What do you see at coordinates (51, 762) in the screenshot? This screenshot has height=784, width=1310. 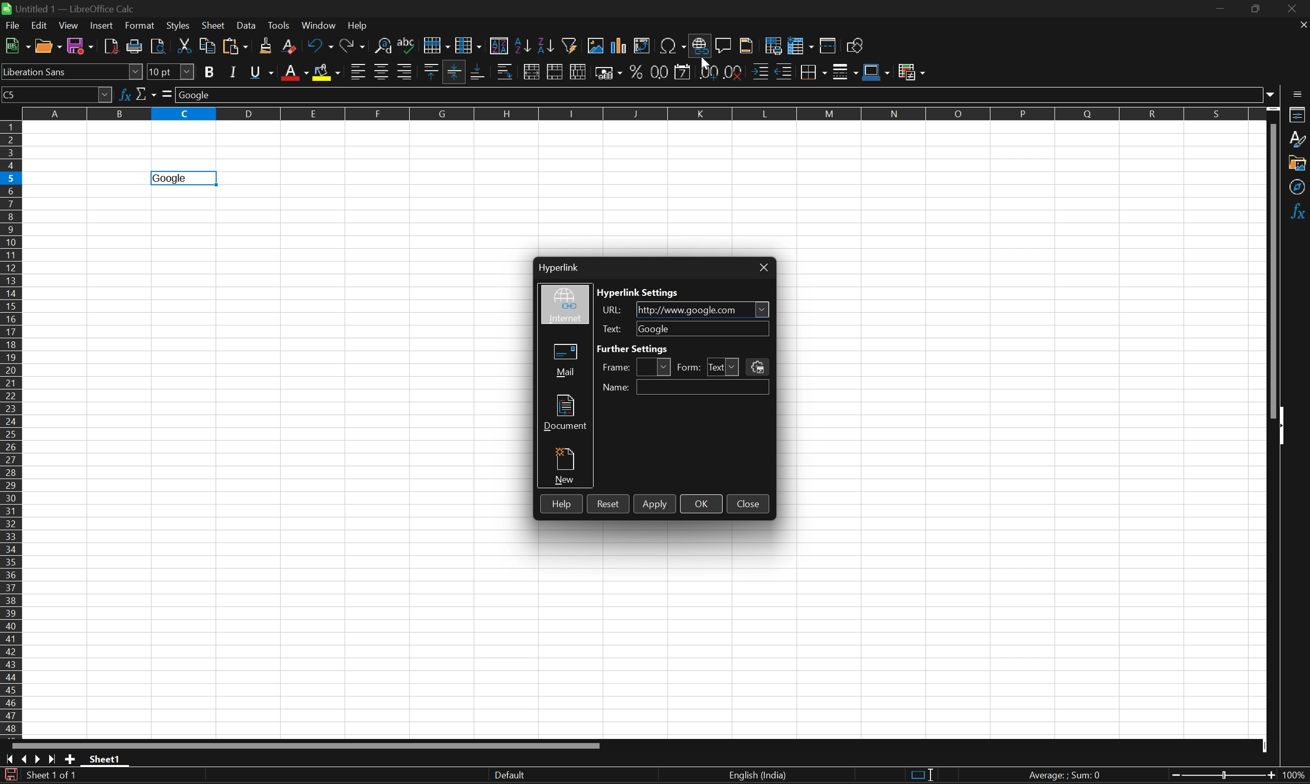 I see `Scroll to last sheet` at bounding box center [51, 762].